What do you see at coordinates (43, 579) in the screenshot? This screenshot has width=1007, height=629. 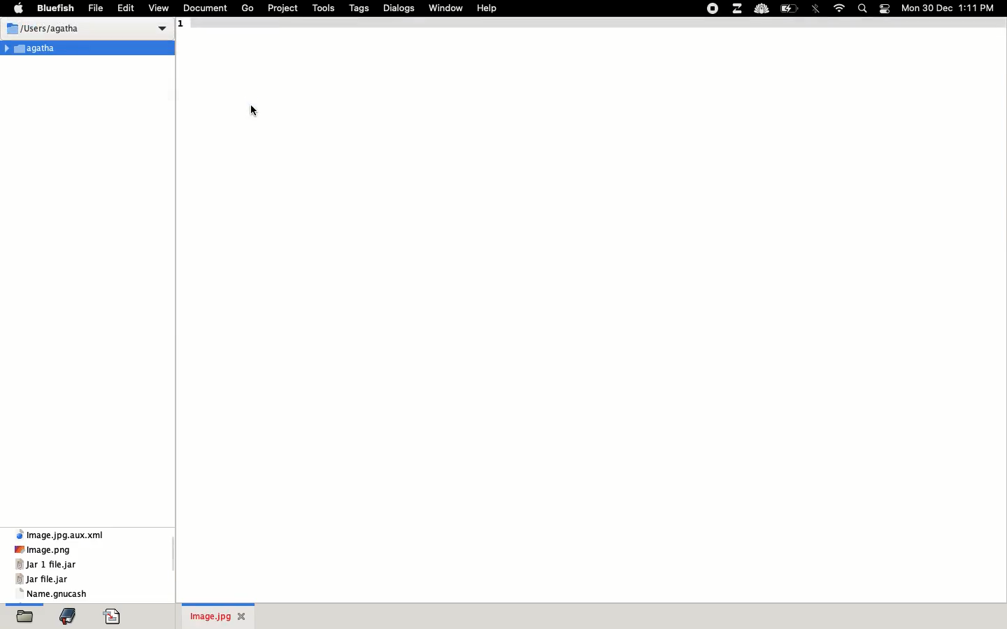 I see `jar file.jar` at bounding box center [43, 579].